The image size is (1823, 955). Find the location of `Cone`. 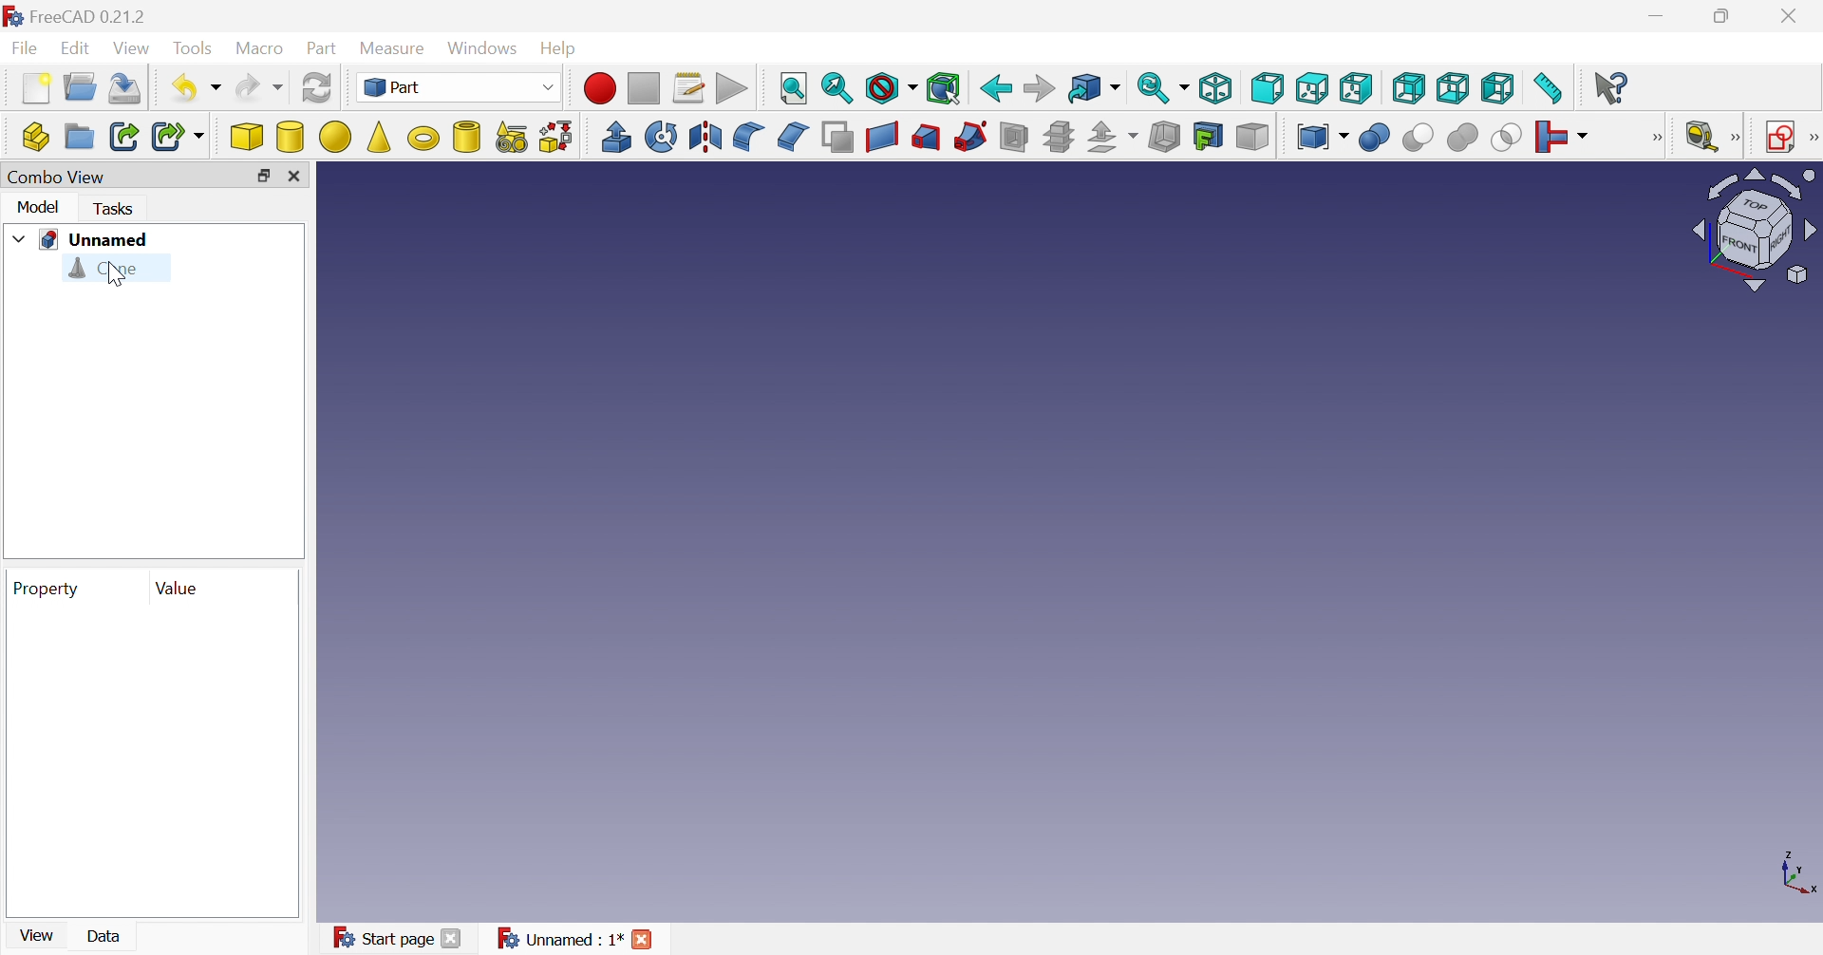

Cone is located at coordinates (378, 137).